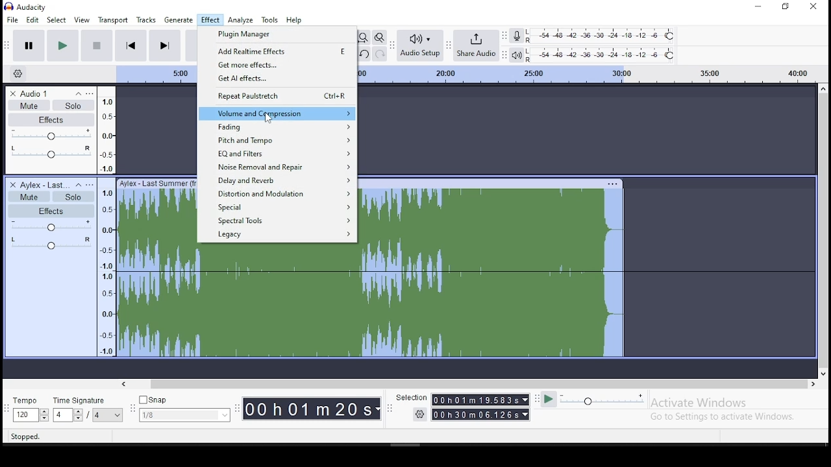  I want to click on select, so click(57, 19).